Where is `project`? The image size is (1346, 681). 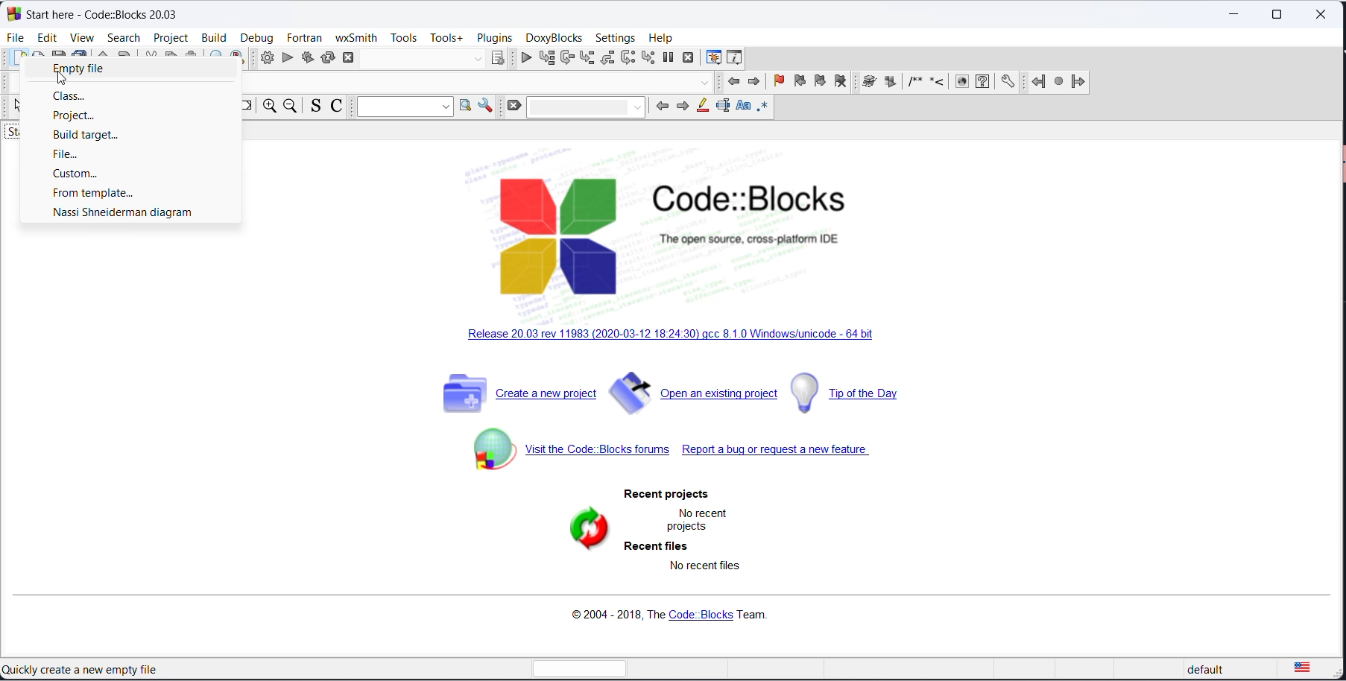
project is located at coordinates (129, 116).